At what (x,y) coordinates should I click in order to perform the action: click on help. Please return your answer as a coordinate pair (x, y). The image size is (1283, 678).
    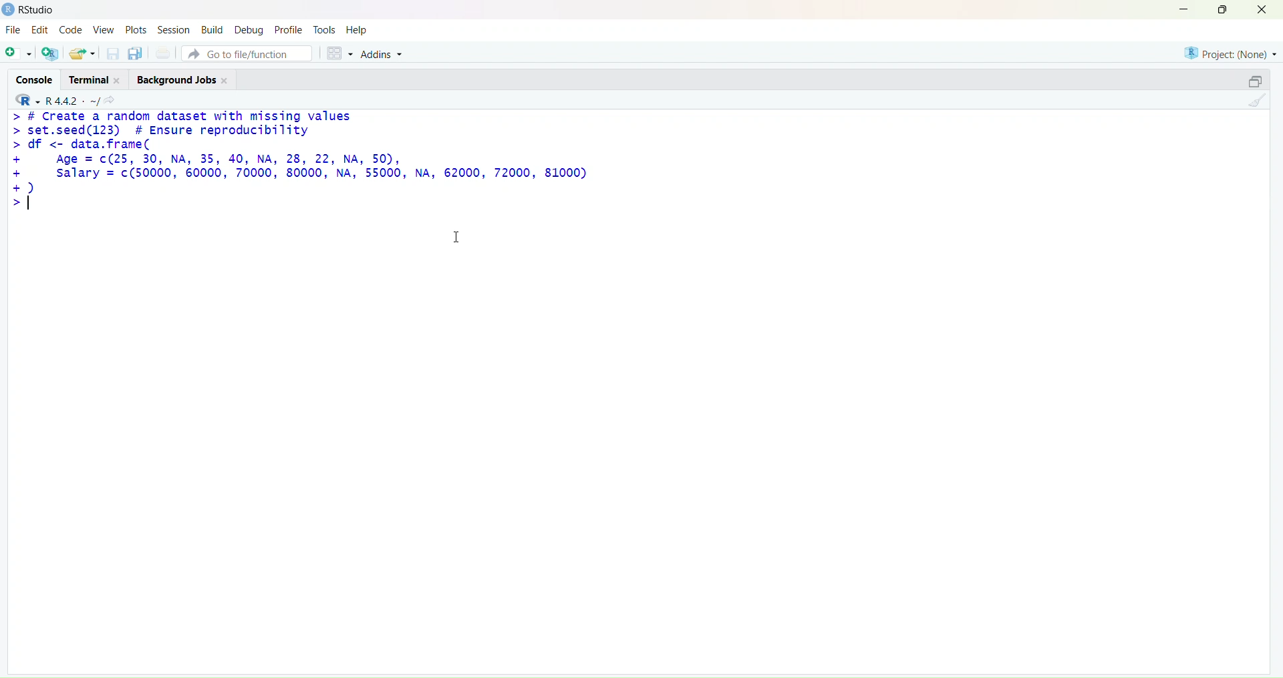
    Looking at the image, I should click on (358, 30).